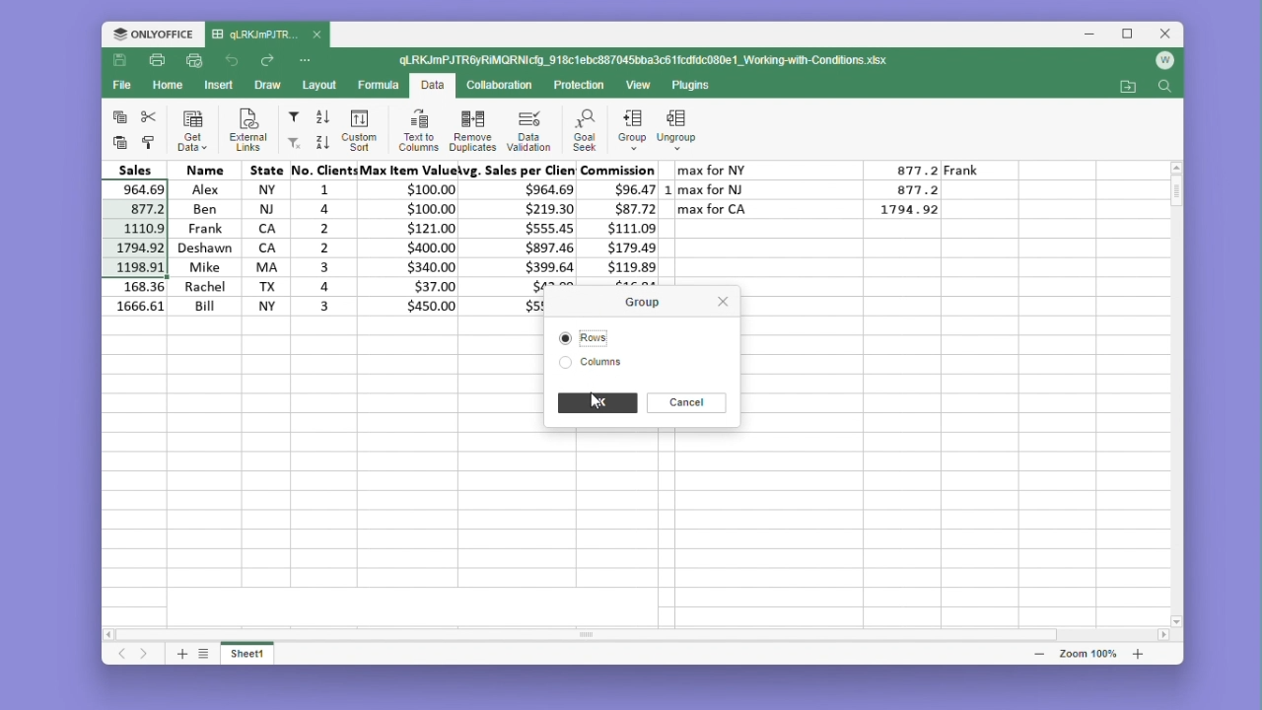  I want to click on file name, so click(267, 35).